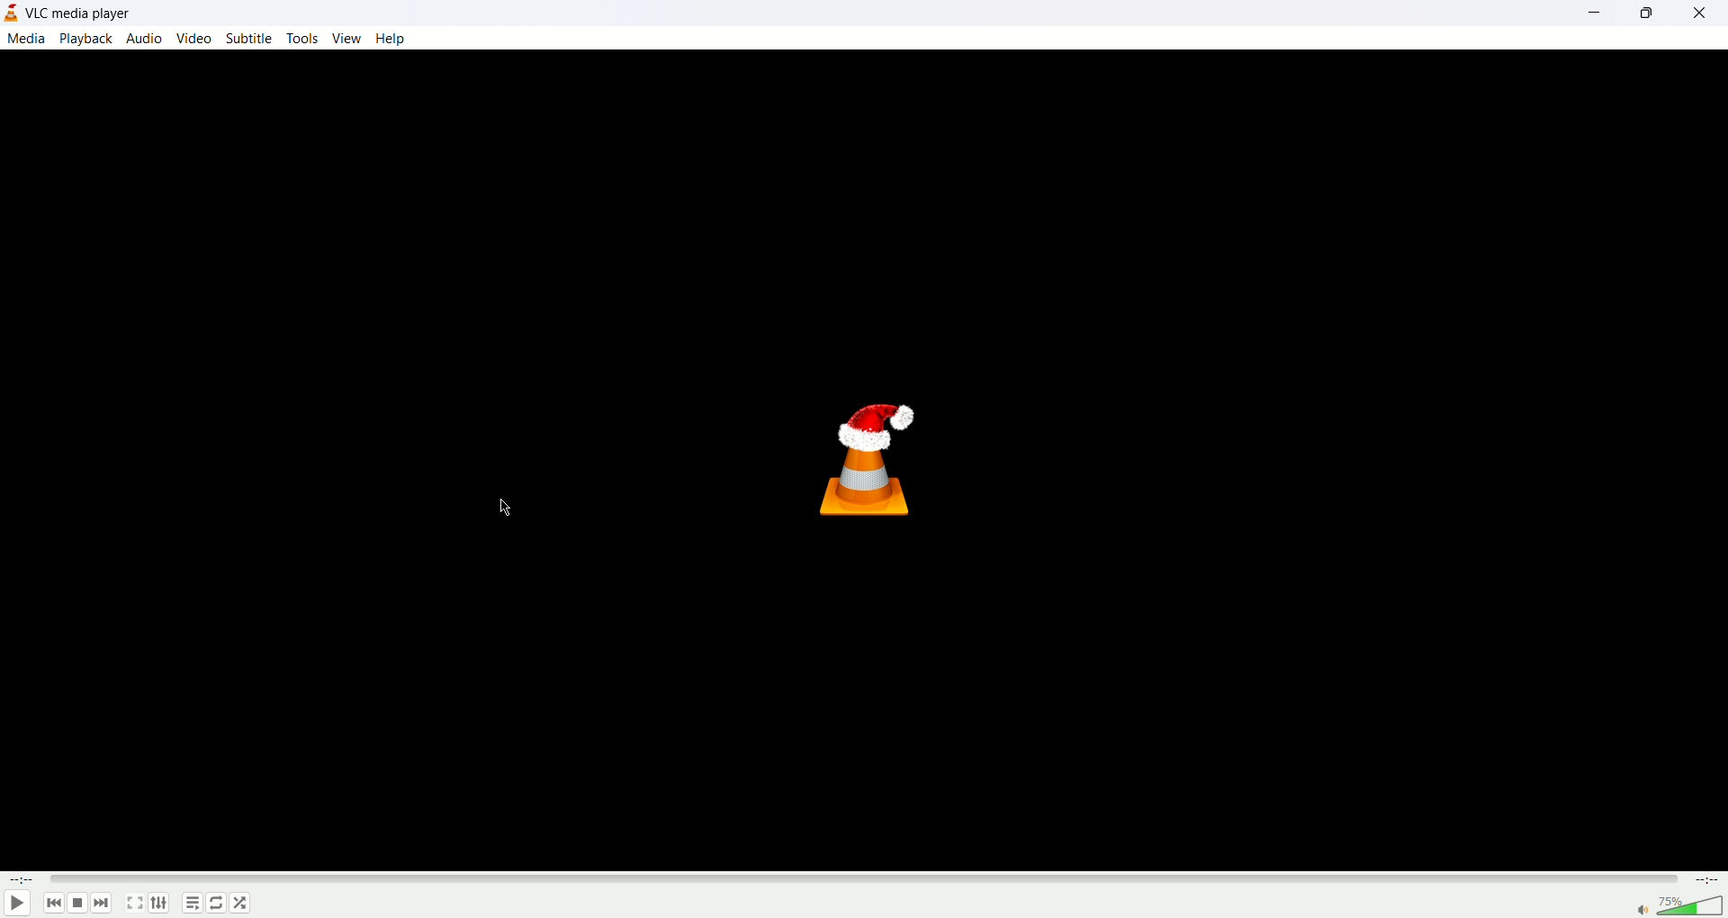 Image resolution: width=1728 pixels, height=918 pixels. I want to click on tools, so click(301, 39).